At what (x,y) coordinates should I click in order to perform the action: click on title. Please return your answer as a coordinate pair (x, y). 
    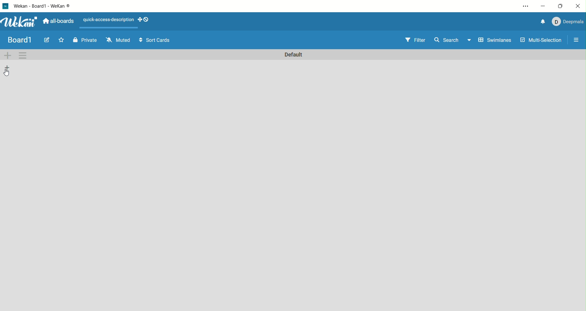
    Looking at the image, I should click on (20, 39).